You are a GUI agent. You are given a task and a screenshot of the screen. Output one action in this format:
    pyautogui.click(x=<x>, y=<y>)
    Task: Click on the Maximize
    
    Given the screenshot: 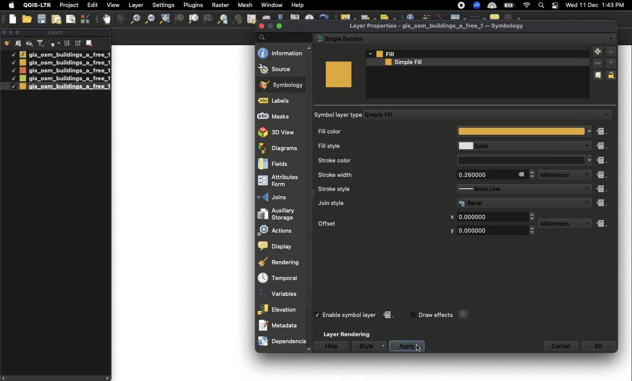 What is the action you would take?
    pyautogui.click(x=19, y=32)
    